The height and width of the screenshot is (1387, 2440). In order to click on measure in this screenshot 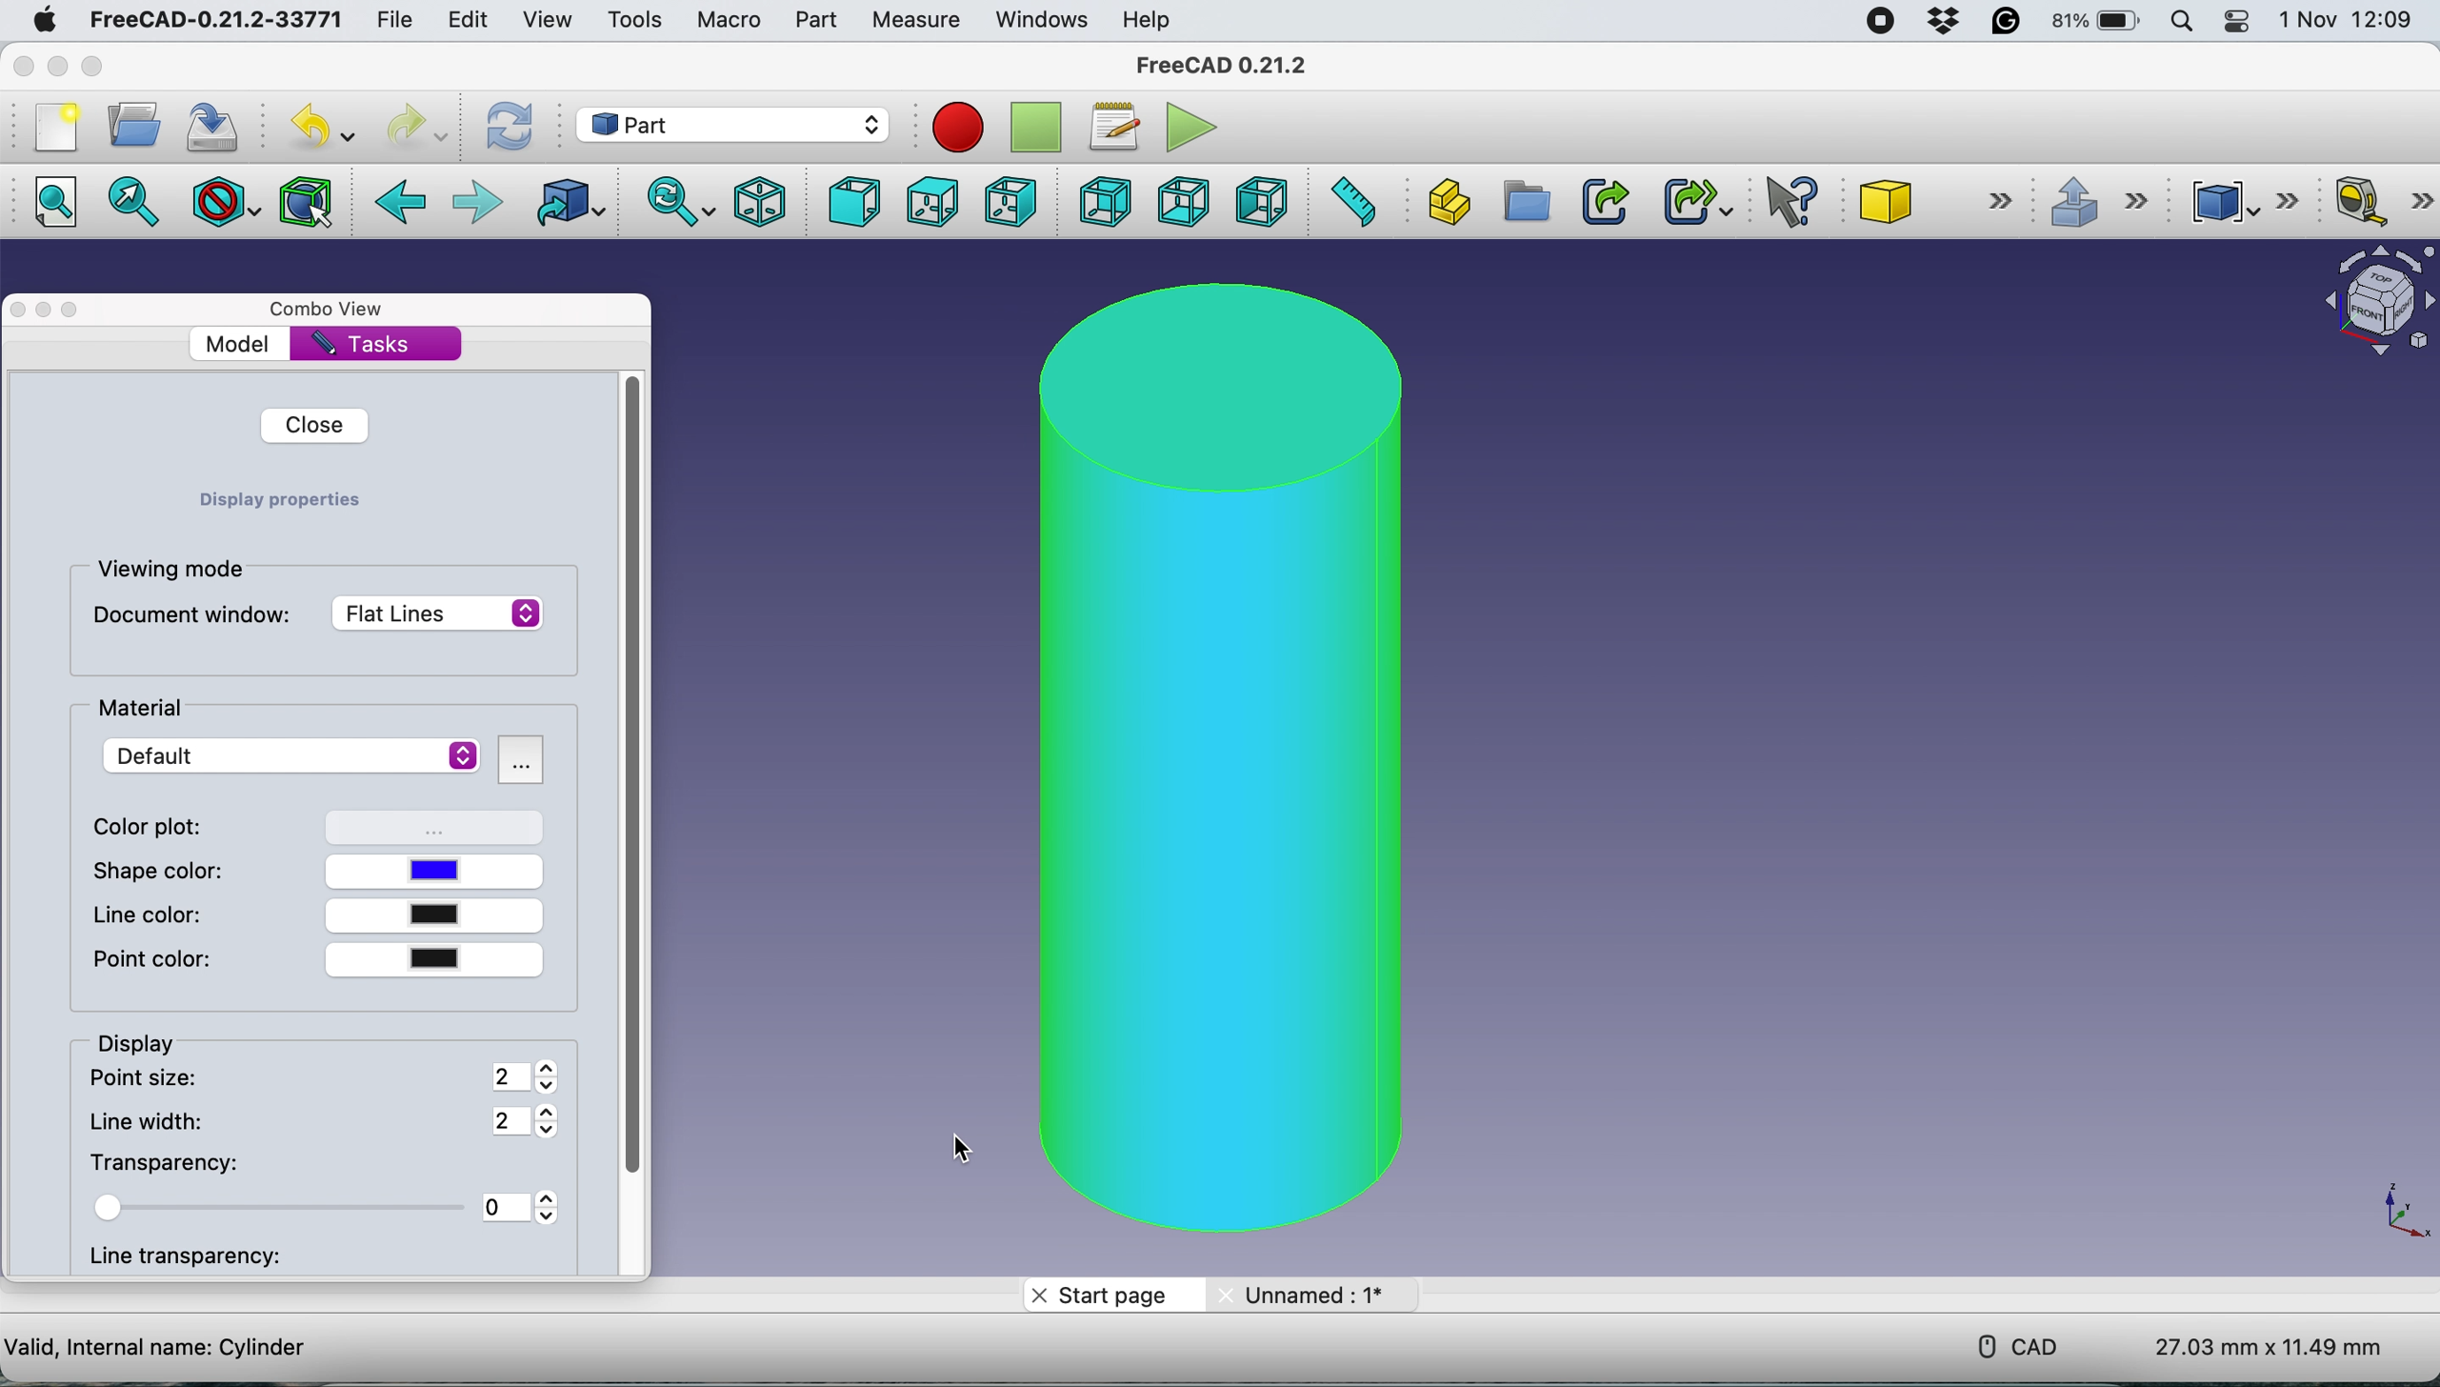, I will do `click(919, 21)`.